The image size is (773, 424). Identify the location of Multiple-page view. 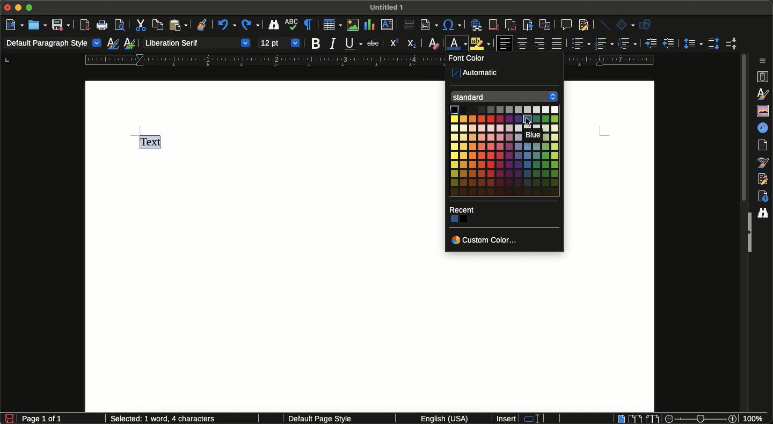
(635, 418).